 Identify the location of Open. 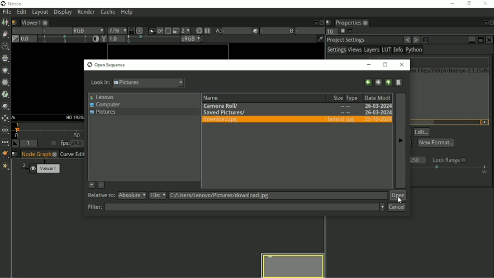
(398, 196).